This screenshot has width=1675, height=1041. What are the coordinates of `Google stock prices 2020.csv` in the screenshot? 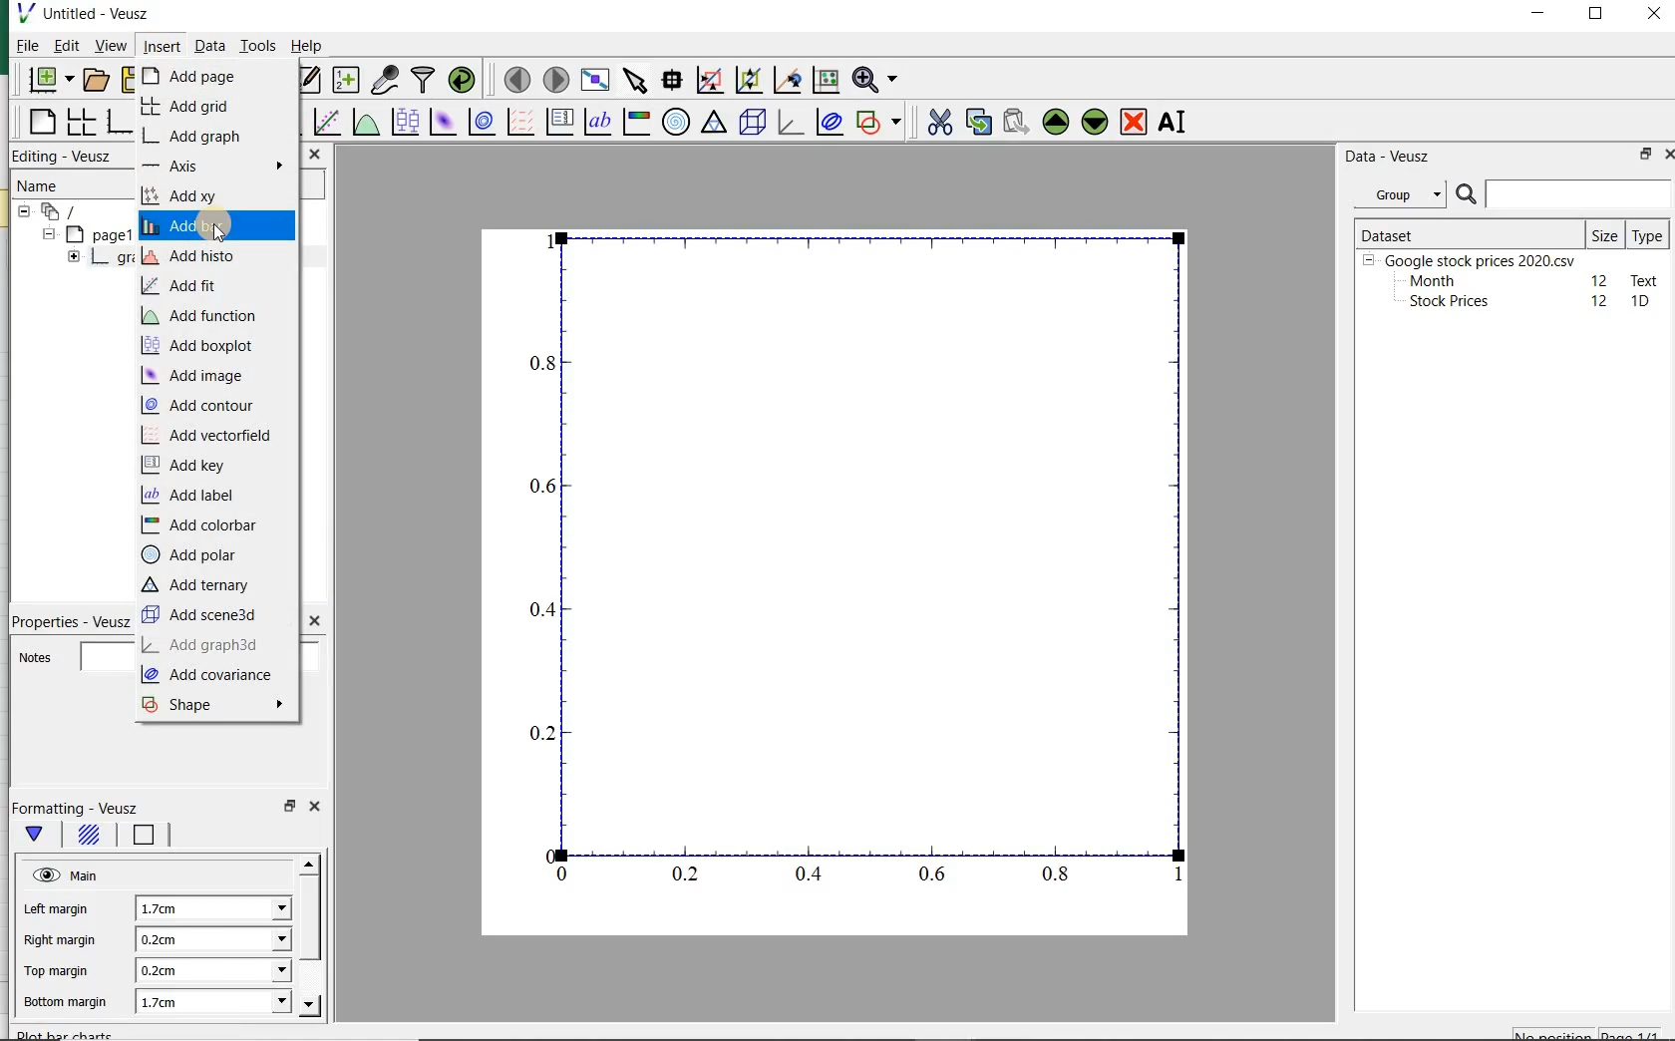 It's located at (1473, 259).